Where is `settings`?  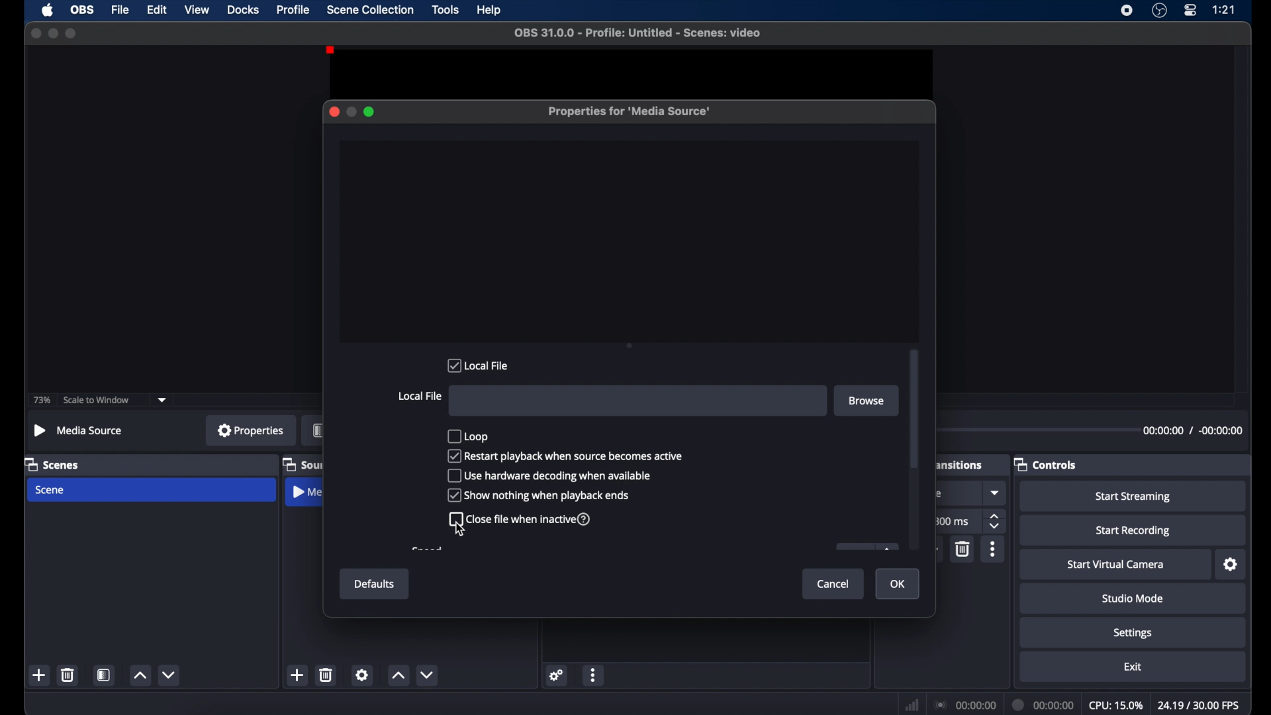 settings is located at coordinates (1231, 565).